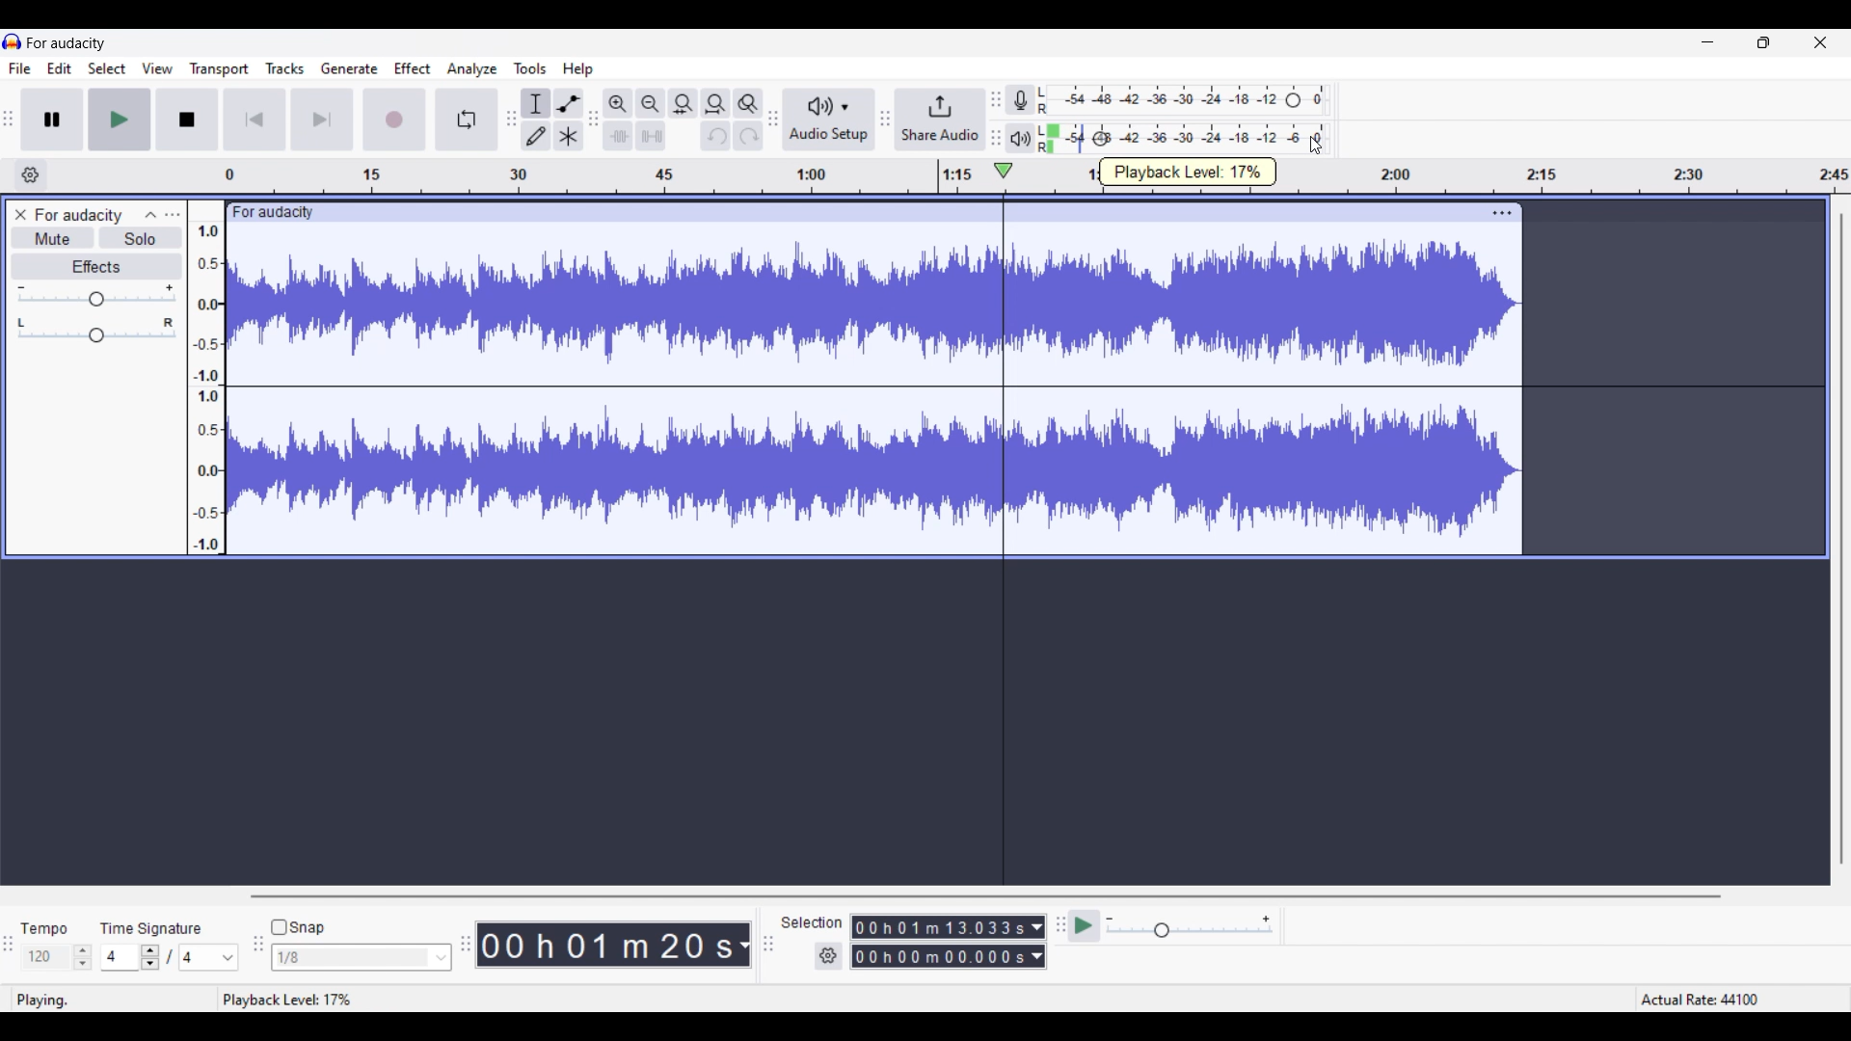 The image size is (1851, 1041). What do you see at coordinates (743, 945) in the screenshot?
I see `Duration measurement options` at bounding box center [743, 945].